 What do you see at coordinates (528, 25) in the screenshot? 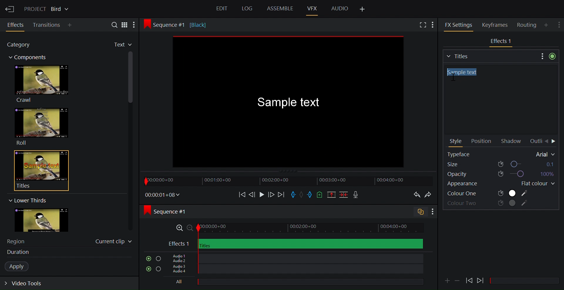
I see `Routing` at bounding box center [528, 25].